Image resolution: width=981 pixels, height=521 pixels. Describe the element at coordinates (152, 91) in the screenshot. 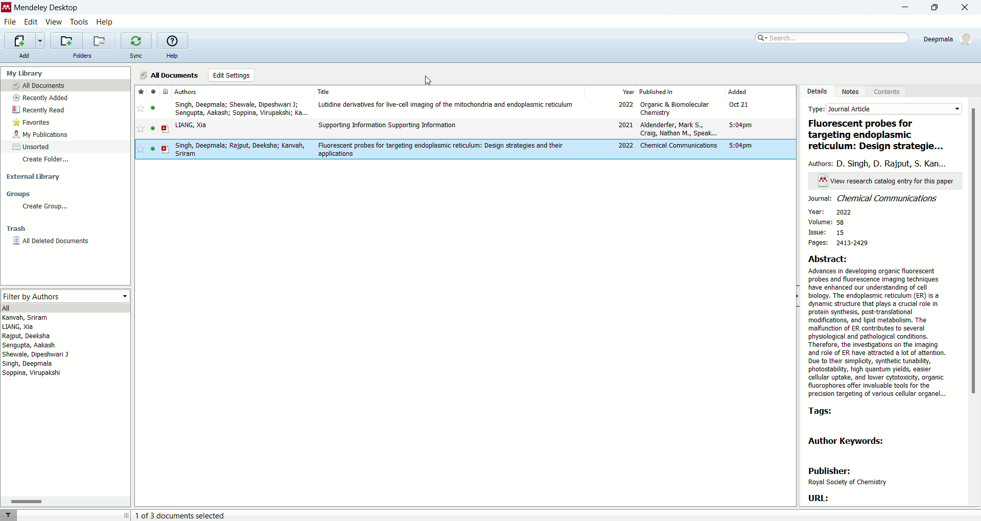

I see `read/unread` at that location.